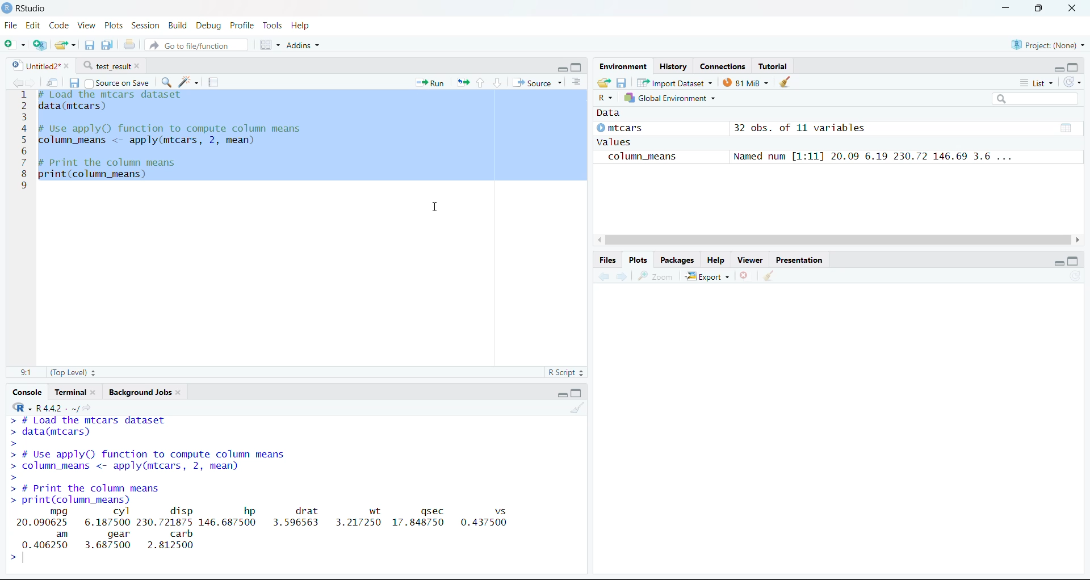 The image size is (1090, 580). What do you see at coordinates (1038, 9) in the screenshot?
I see `Maximize` at bounding box center [1038, 9].